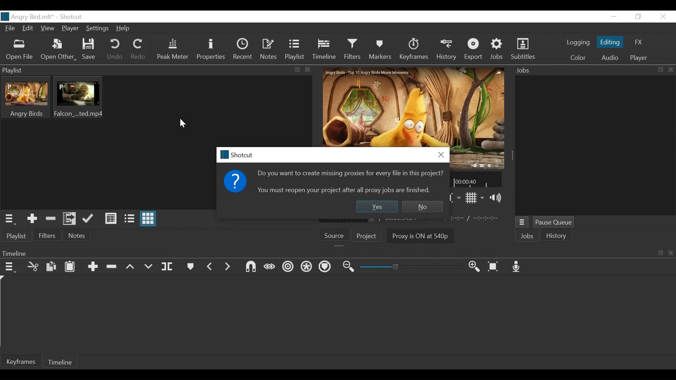 The width and height of the screenshot is (676, 380). What do you see at coordinates (496, 198) in the screenshot?
I see `Show volume control` at bounding box center [496, 198].